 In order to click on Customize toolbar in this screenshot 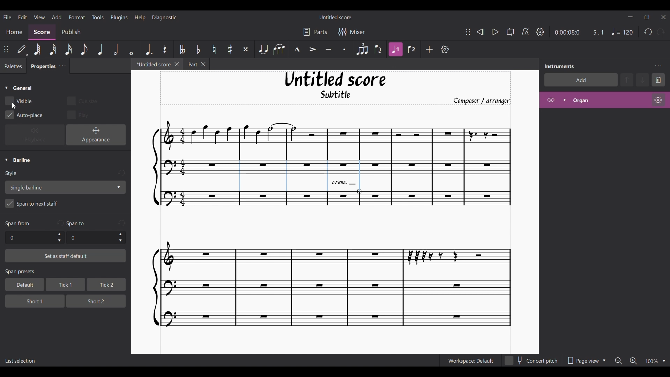, I will do `click(445, 49)`.